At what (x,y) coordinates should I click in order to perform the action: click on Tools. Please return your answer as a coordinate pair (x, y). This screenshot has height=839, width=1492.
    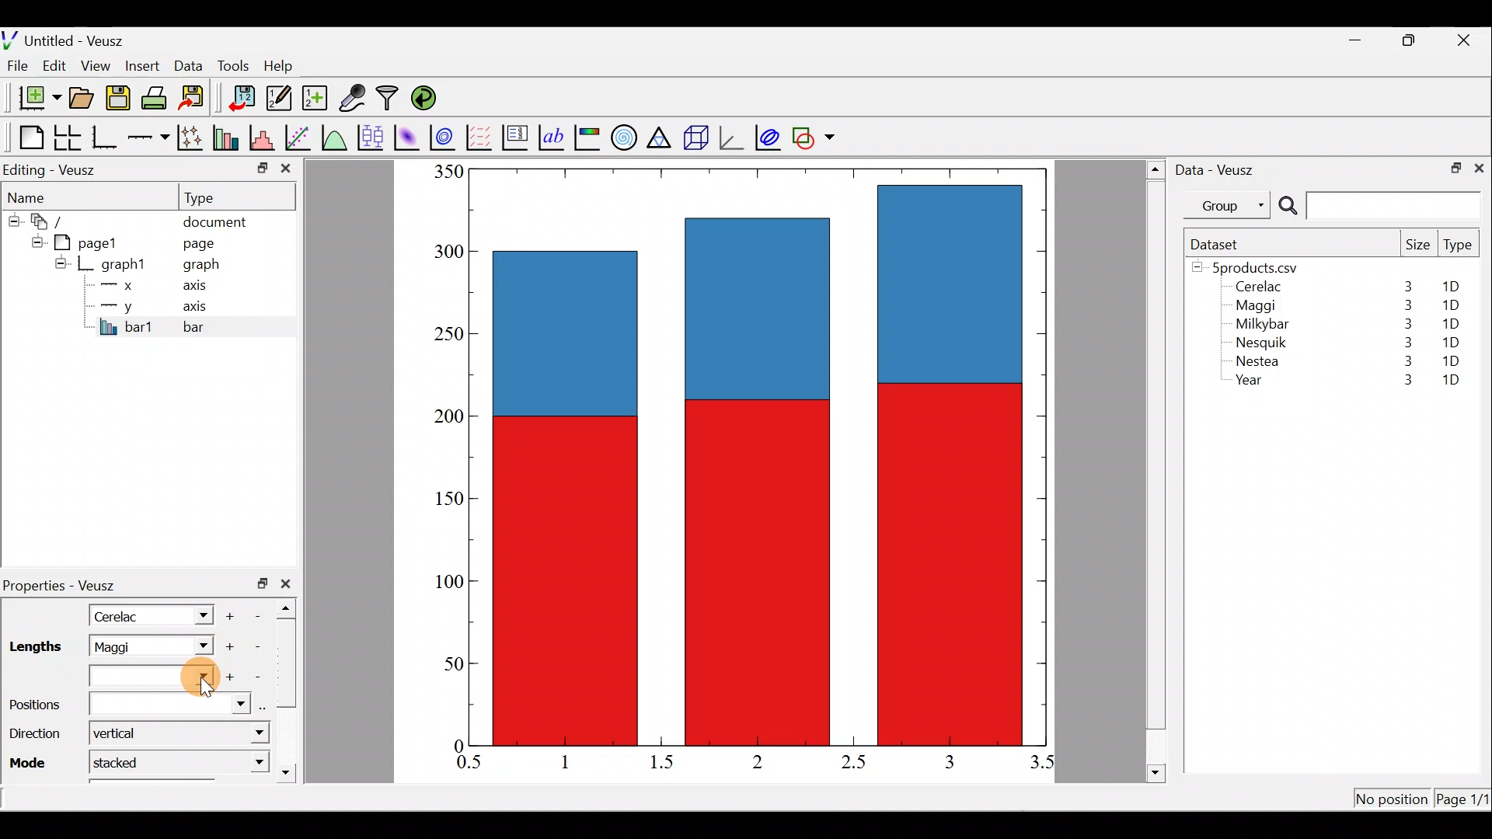
    Looking at the image, I should click on (232, 64).